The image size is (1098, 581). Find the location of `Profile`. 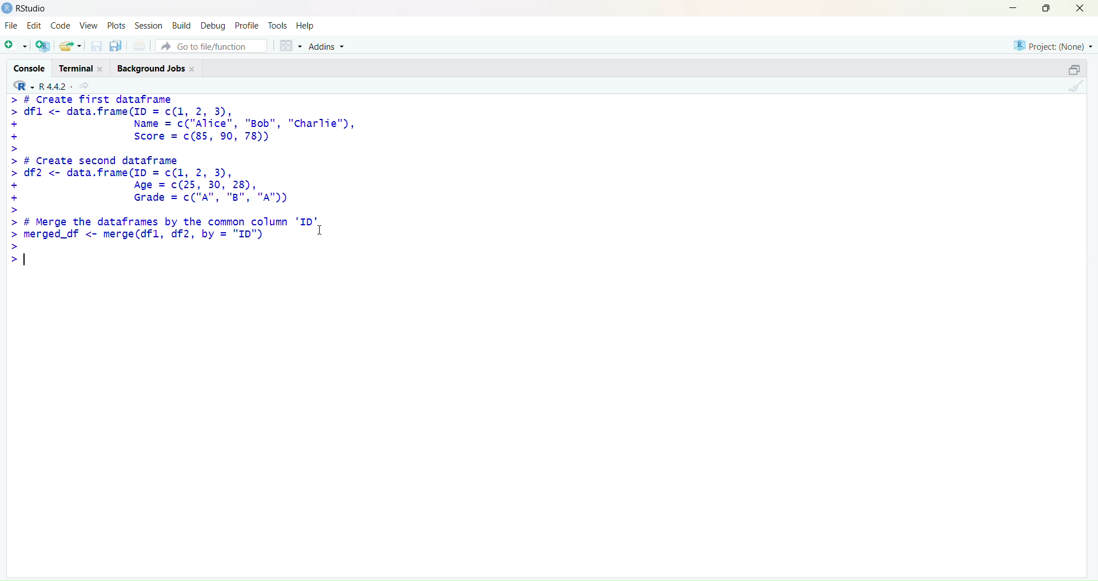

Profile is located at coordinates (248, 26).